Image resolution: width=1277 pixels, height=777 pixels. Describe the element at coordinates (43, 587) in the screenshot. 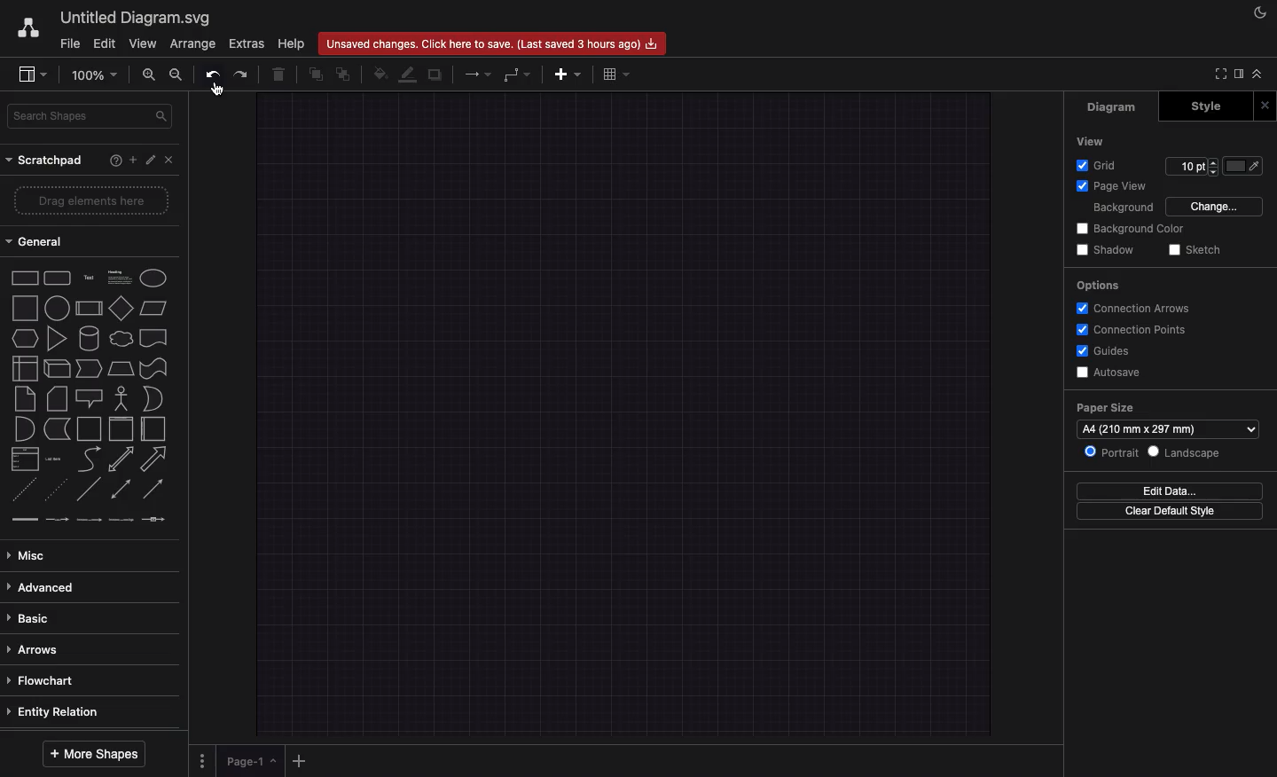

I see `Advanced` at that location.